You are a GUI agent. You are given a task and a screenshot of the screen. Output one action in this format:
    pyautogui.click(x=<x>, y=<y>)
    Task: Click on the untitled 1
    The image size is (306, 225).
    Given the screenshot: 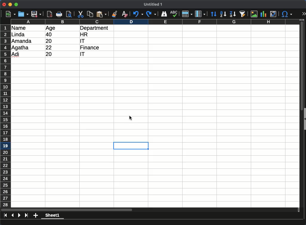 What is the action you would take?
    pyautogui.click(x=153, y=4)
    